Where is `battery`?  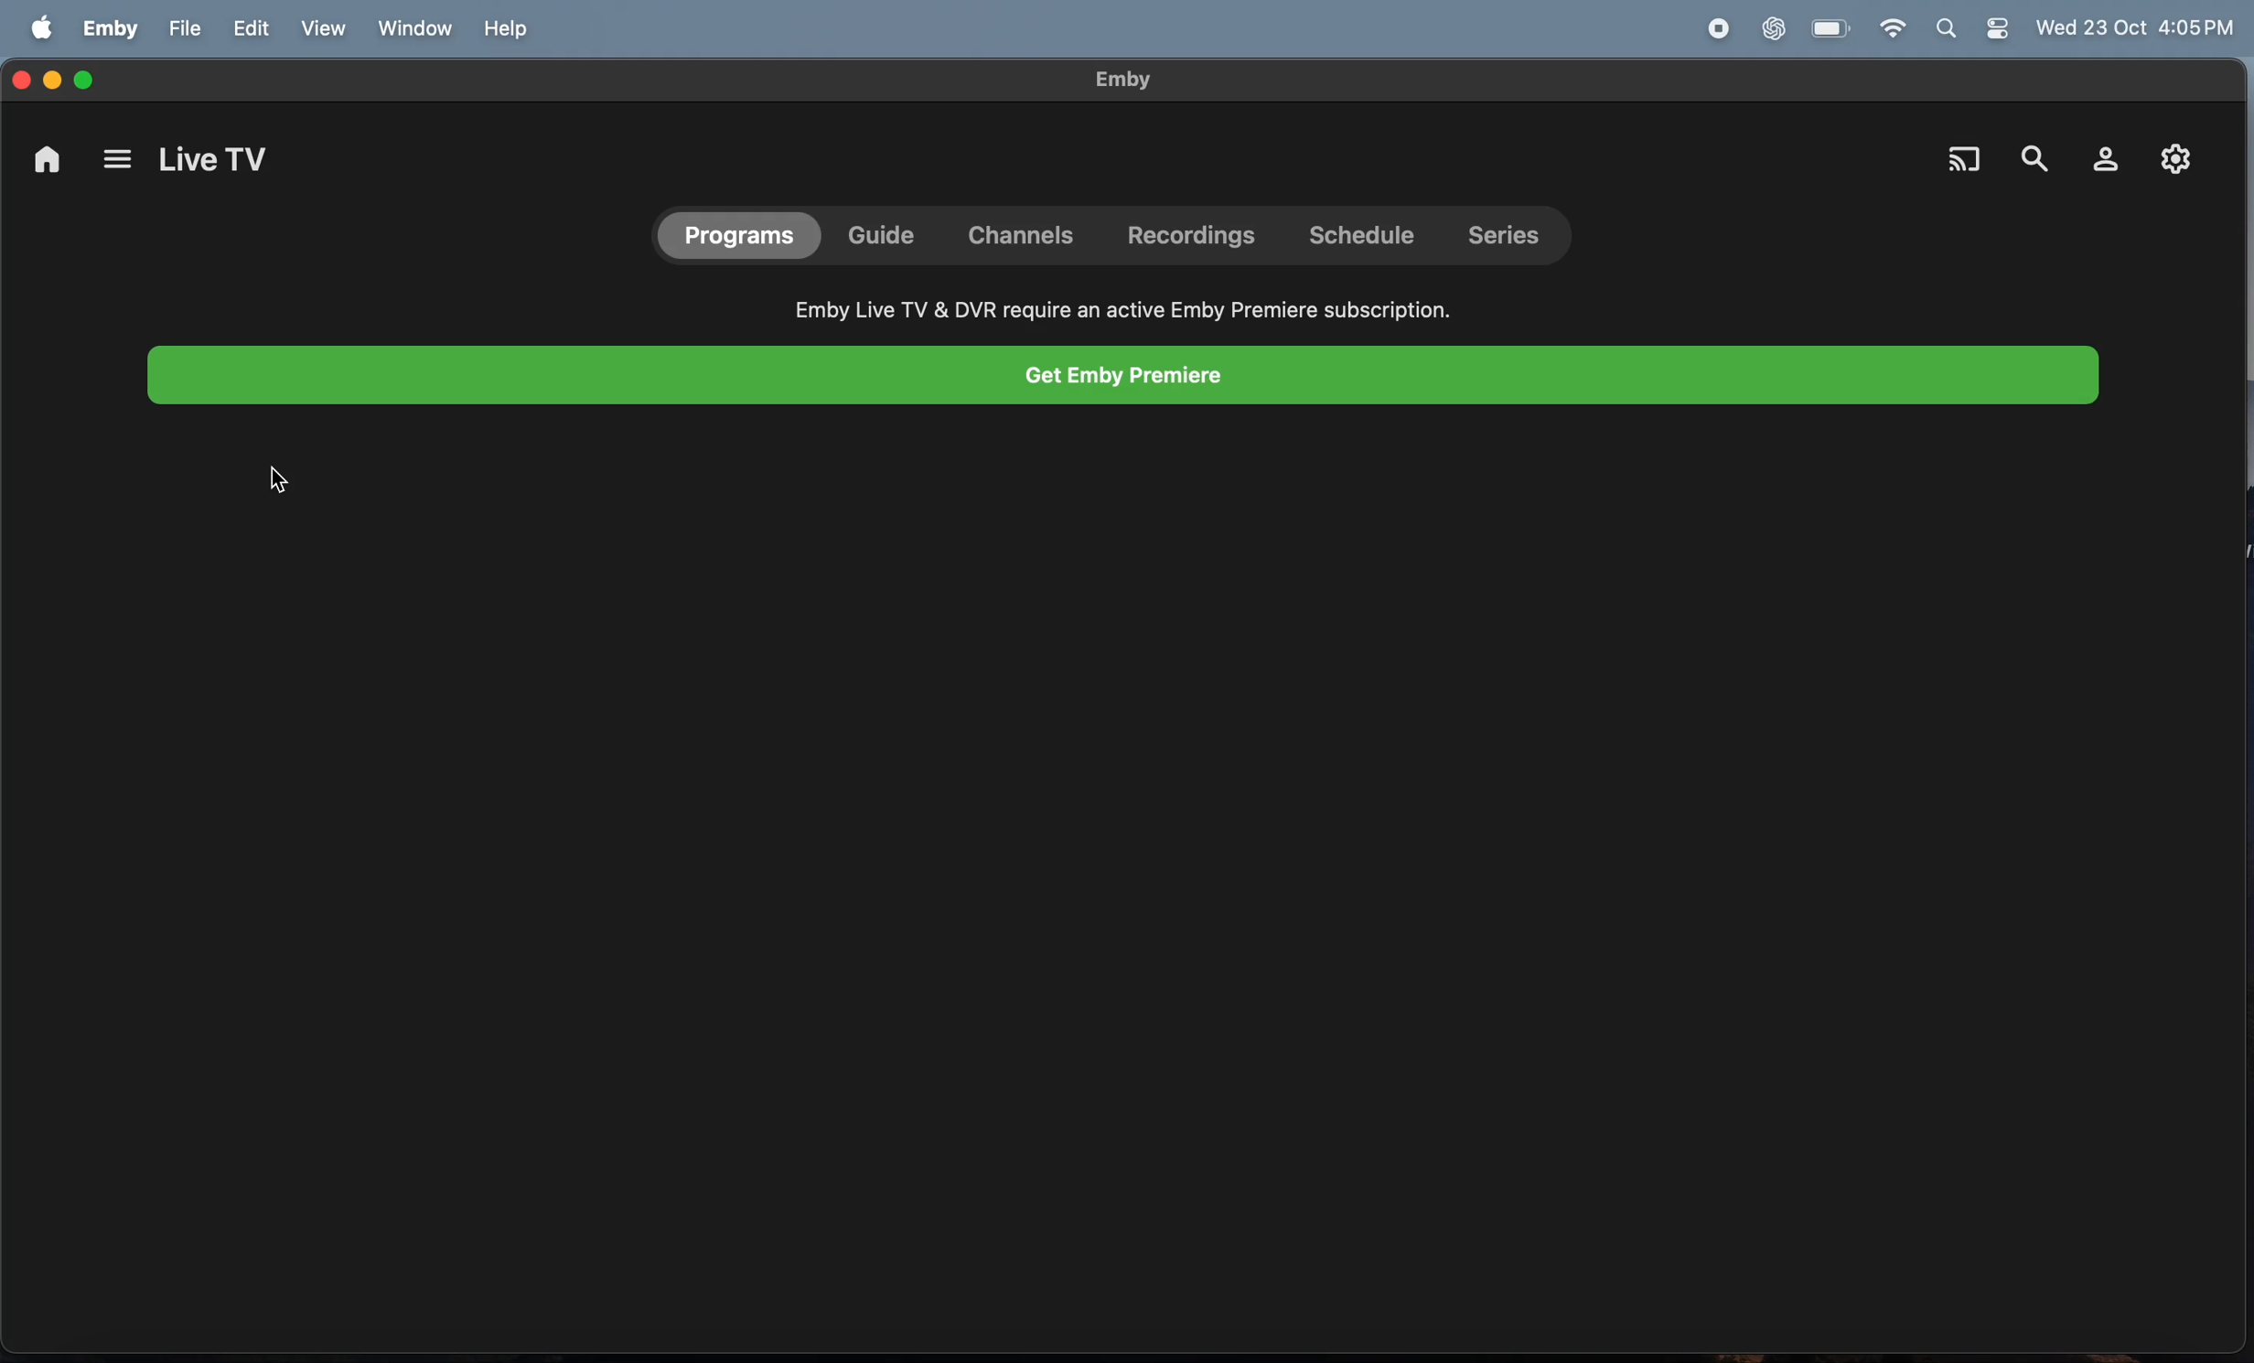 battery is located at coordinates (1830, 27).